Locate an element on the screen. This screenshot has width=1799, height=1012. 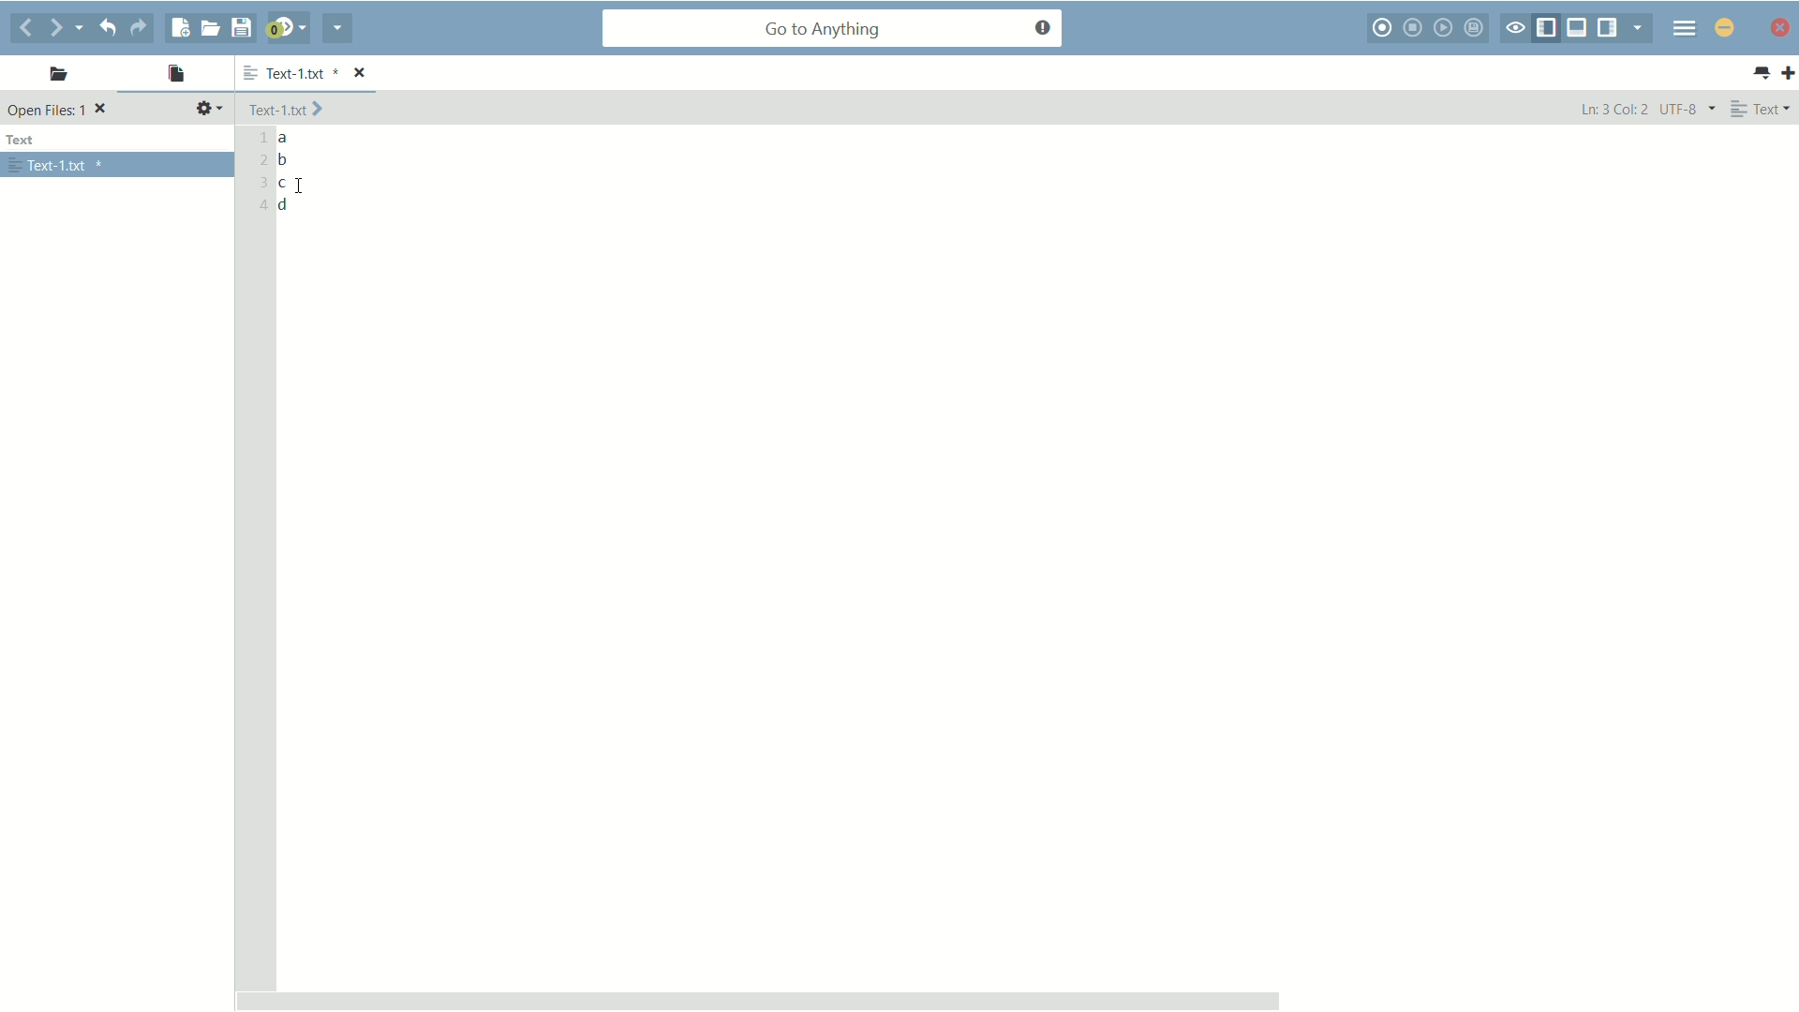
settings is located at coordinates (209, 109).